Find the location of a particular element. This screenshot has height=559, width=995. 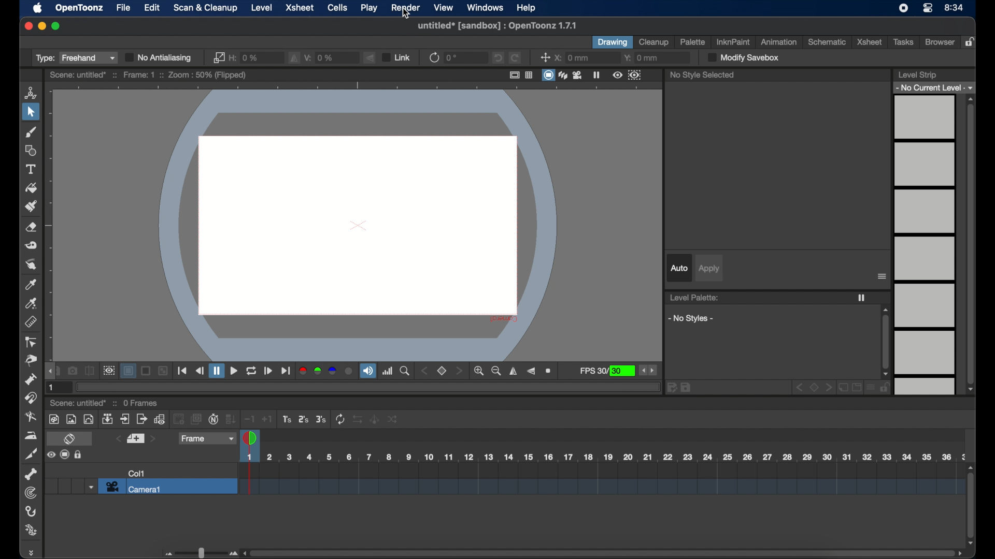

animation is located at coordinates (778, 42).